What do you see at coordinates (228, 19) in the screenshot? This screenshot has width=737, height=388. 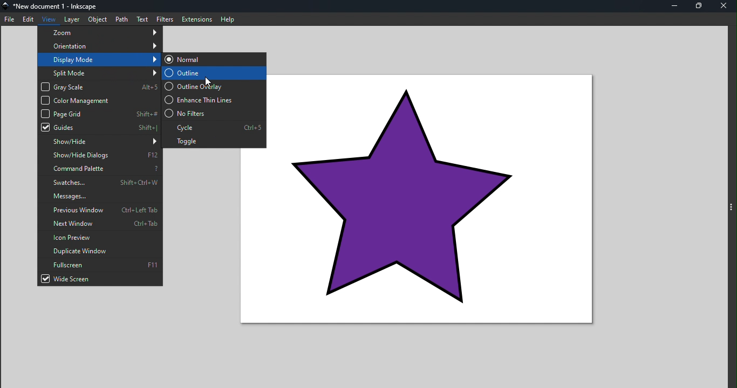 I see `Help` at bounding box center [228, 19].